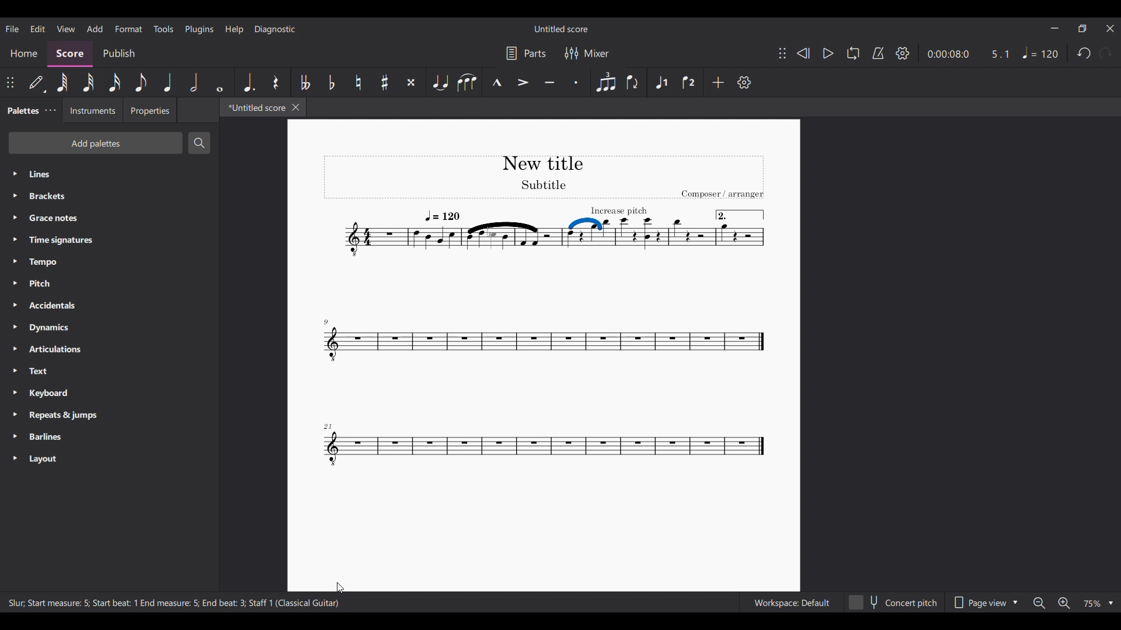 This screenshot has width=1121, height=630. I want to click on Voice 1, so click(661, 82).